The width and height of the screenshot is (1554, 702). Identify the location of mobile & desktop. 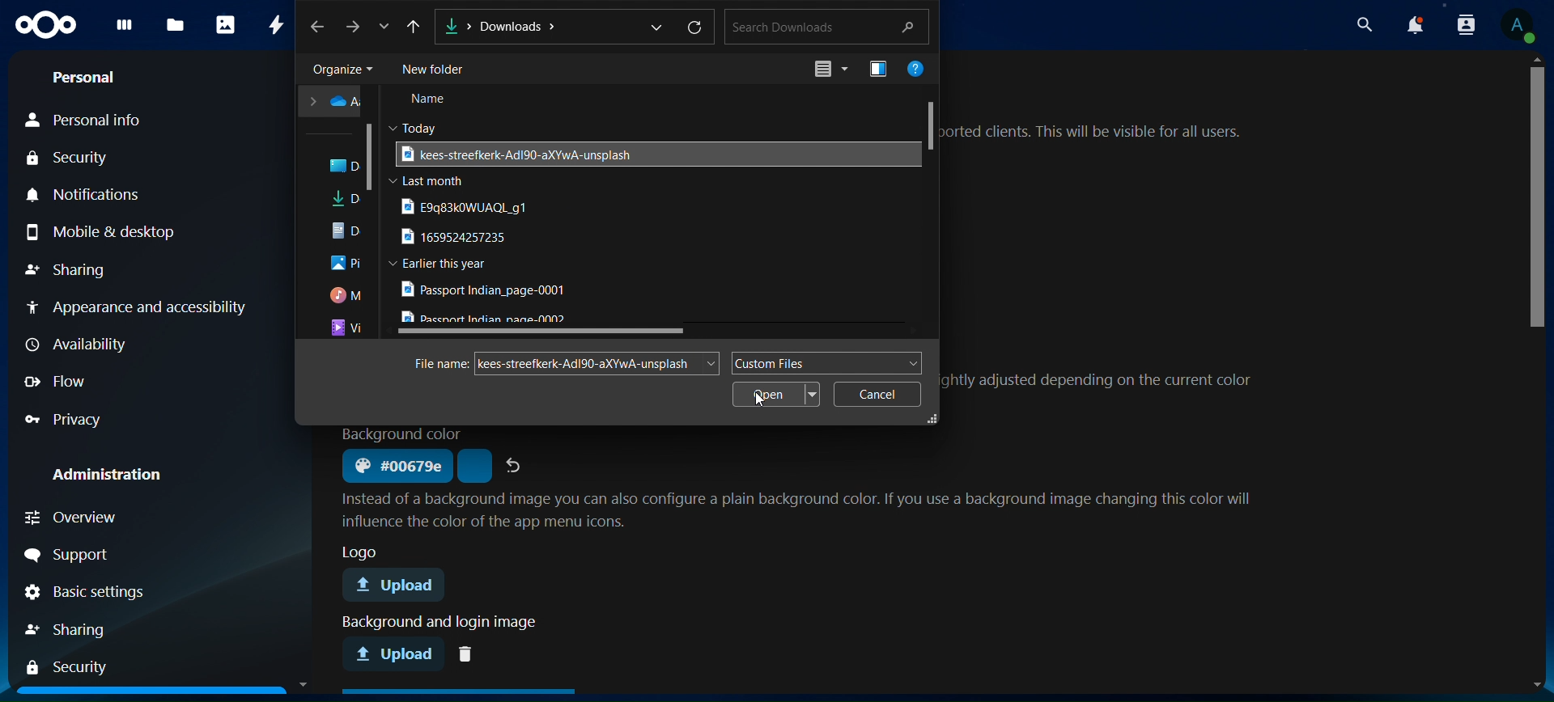
(125, 231).